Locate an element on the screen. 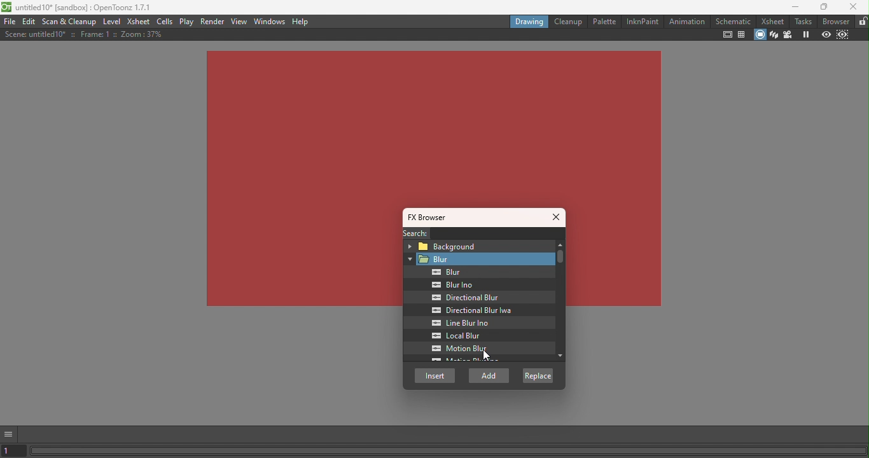 The image size is (869, 458). Help is located at coordinates (300, 22).